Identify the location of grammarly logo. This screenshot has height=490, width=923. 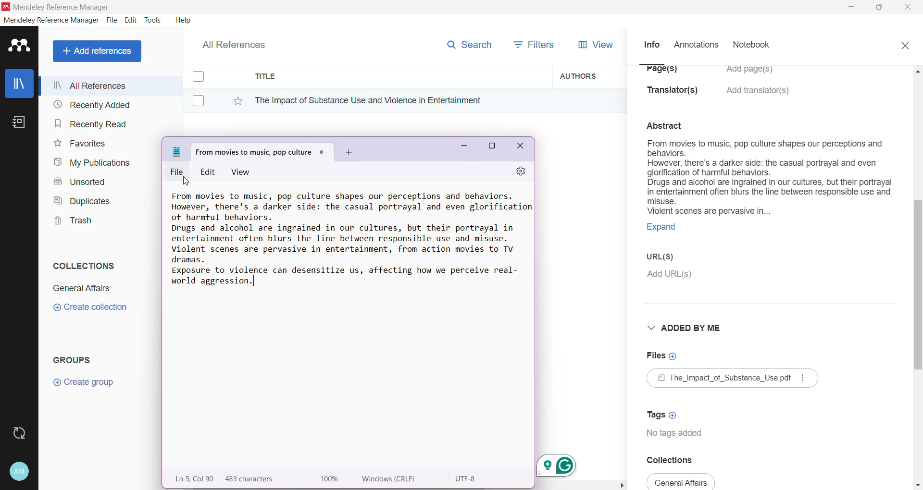
(561, 465).